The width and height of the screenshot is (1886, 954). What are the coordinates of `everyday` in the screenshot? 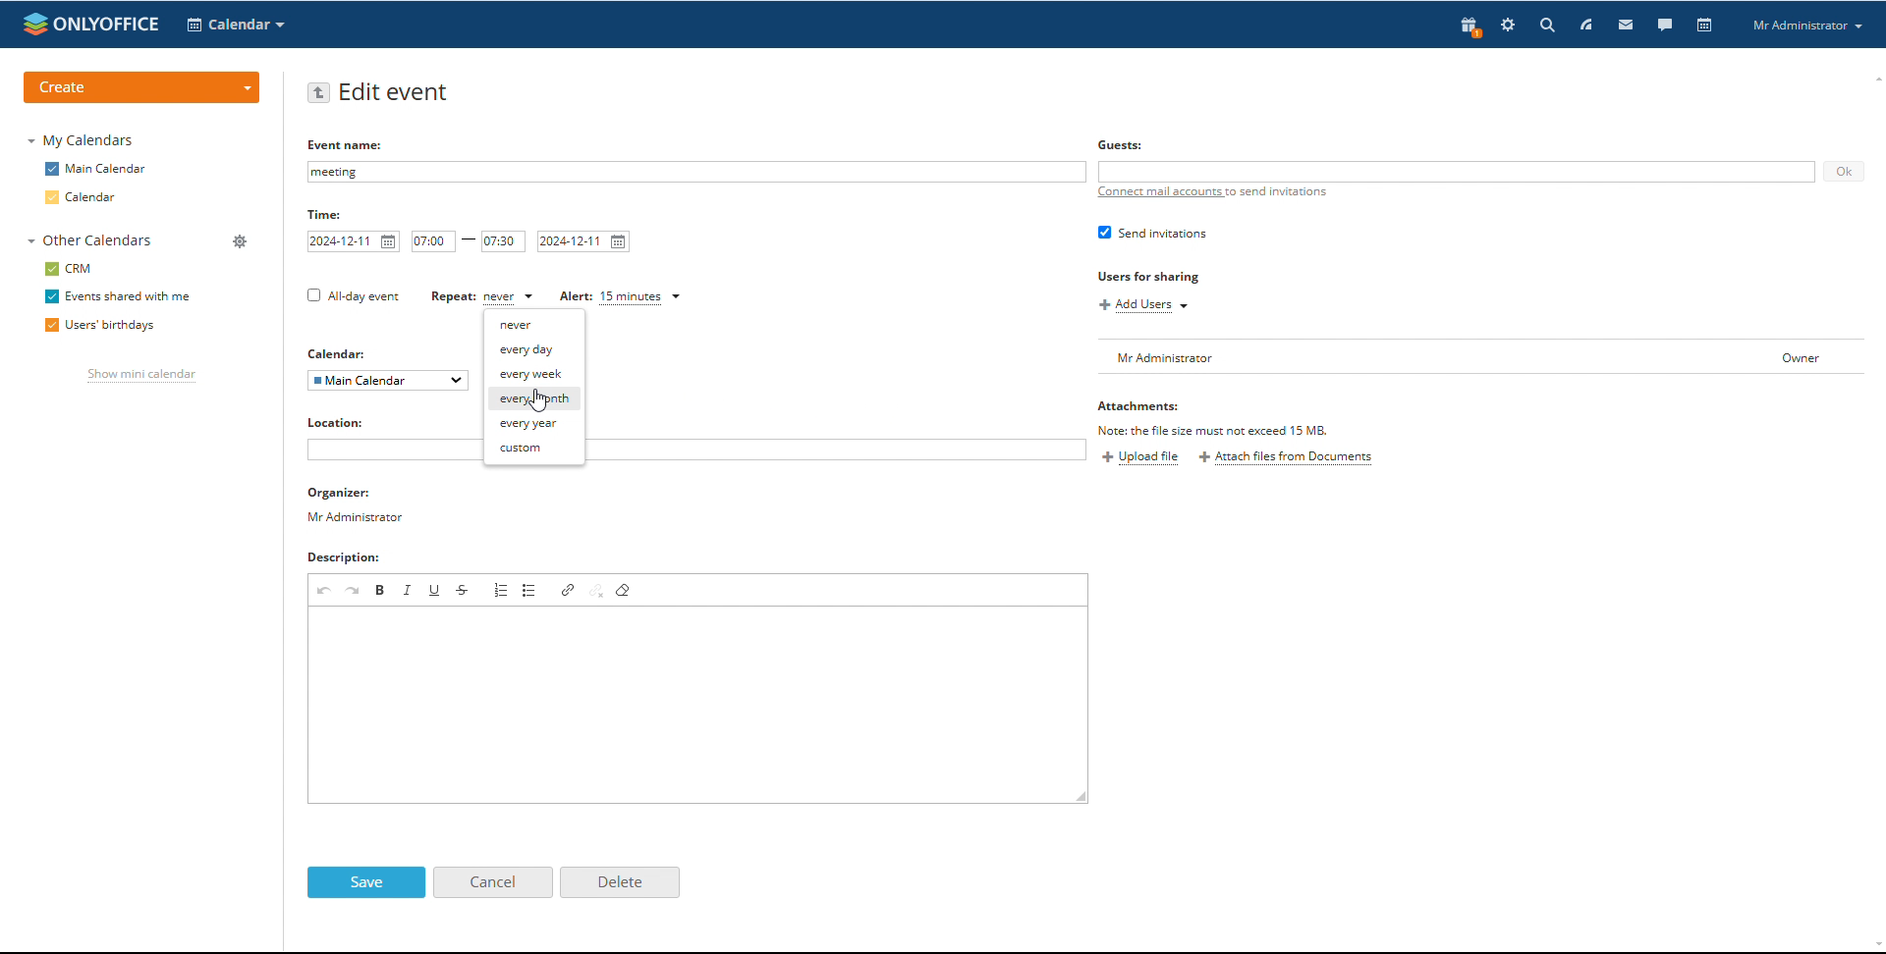 It's located at (535, 348).